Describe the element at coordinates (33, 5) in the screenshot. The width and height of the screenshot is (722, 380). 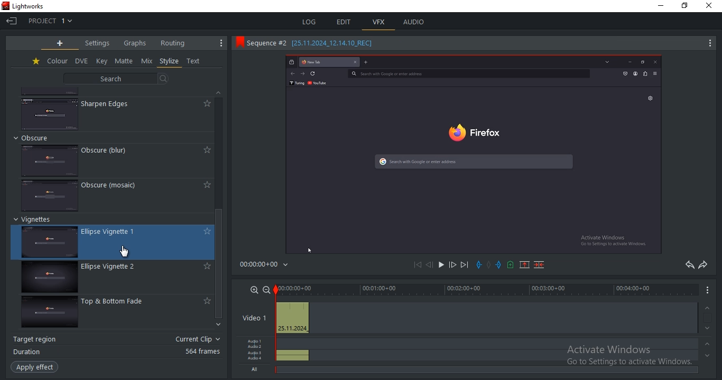
I see `Lightworks` at that location.